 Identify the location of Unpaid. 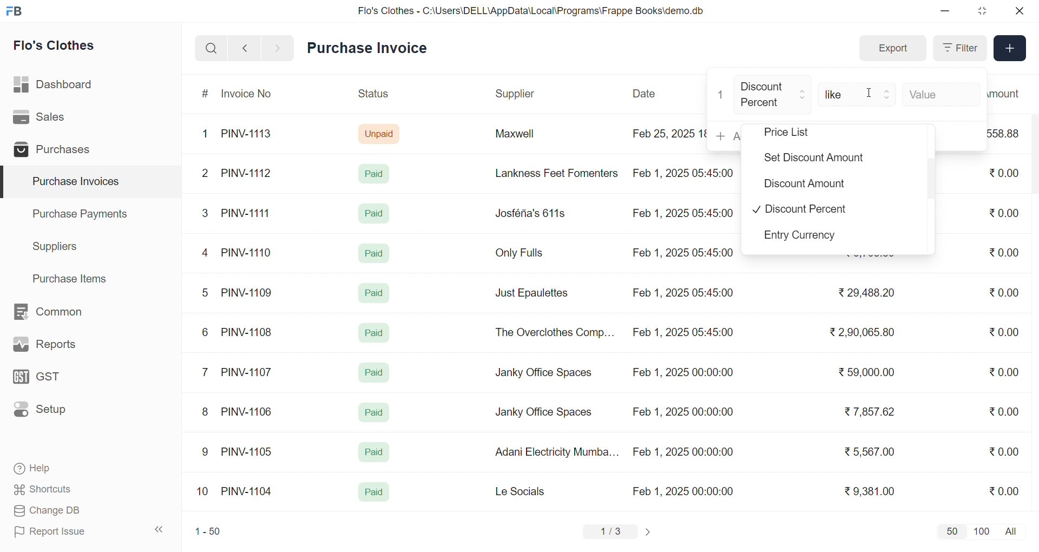
(380, 133).